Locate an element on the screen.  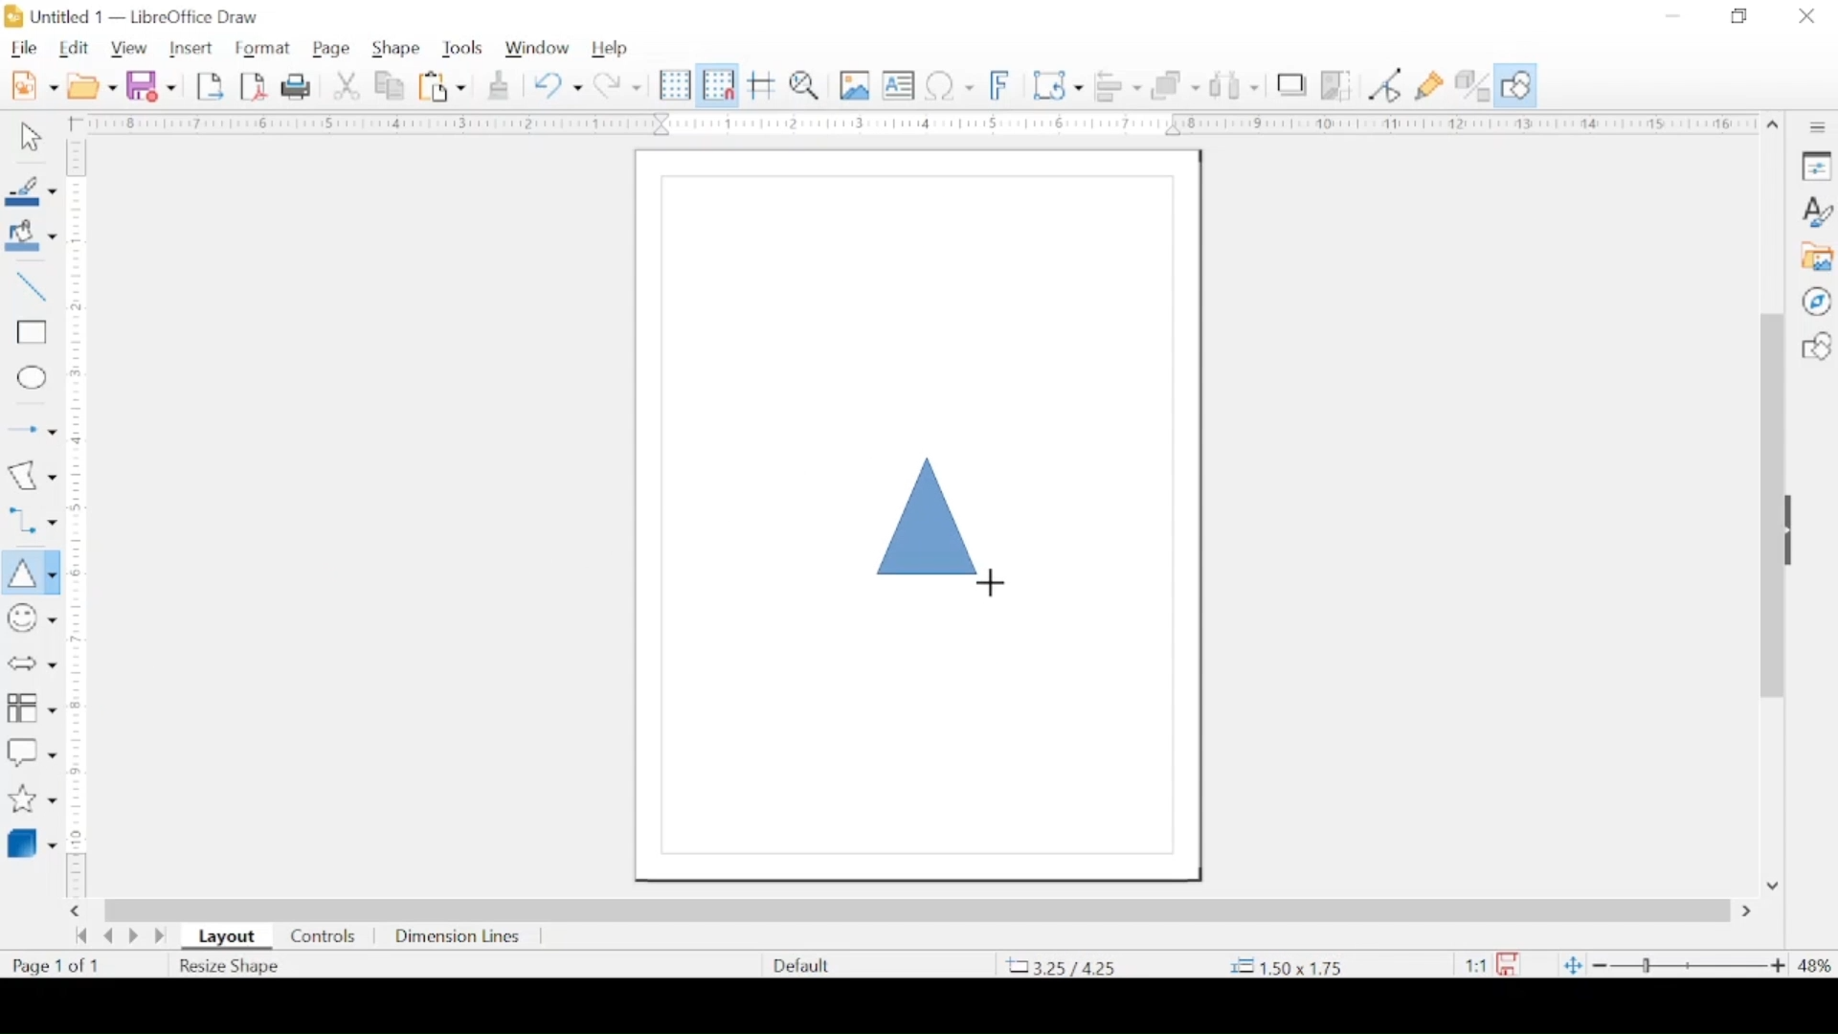
next page is located at coordinates (132, 938).